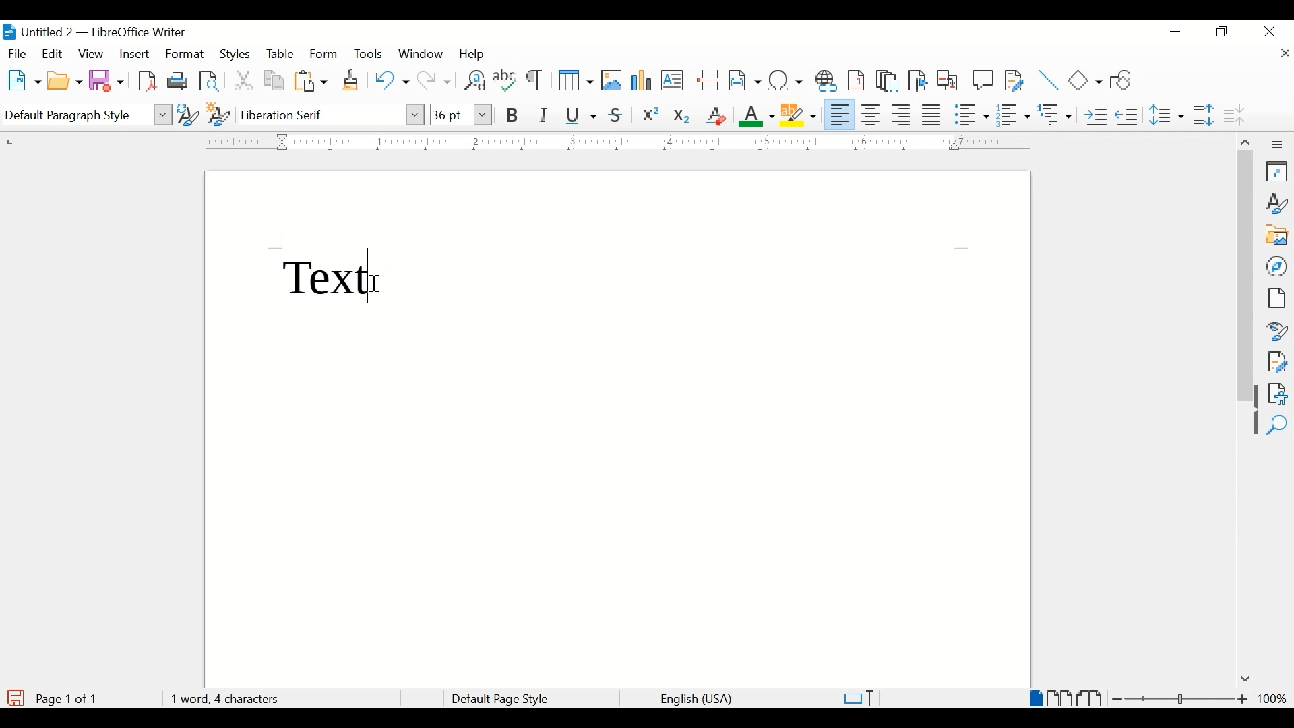  What do you see at coordinates (902, 115) in the screenshot?
I see `align right` at bounding box center [902, 115].